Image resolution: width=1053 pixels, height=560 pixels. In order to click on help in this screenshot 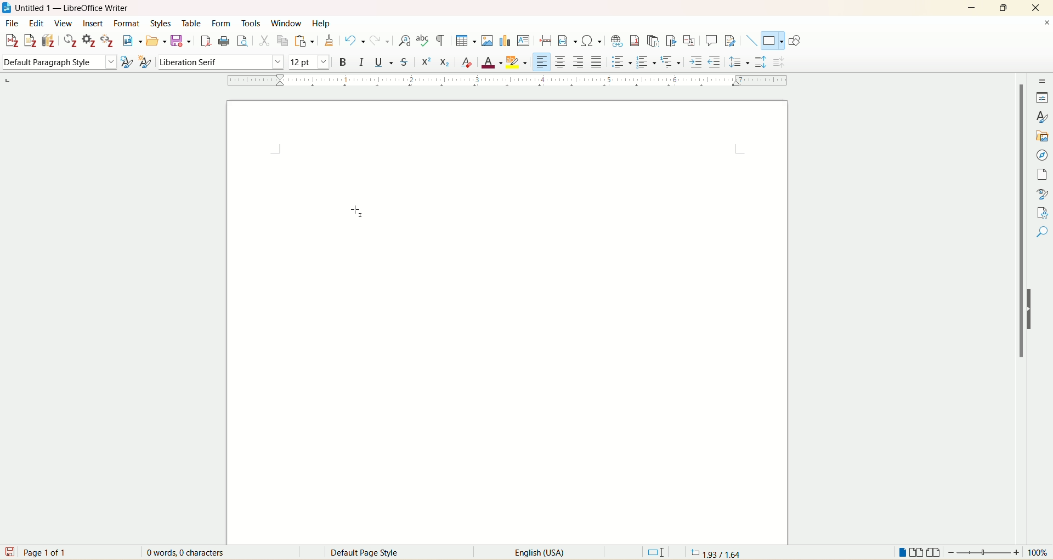, I will do `click(321, 23)`.